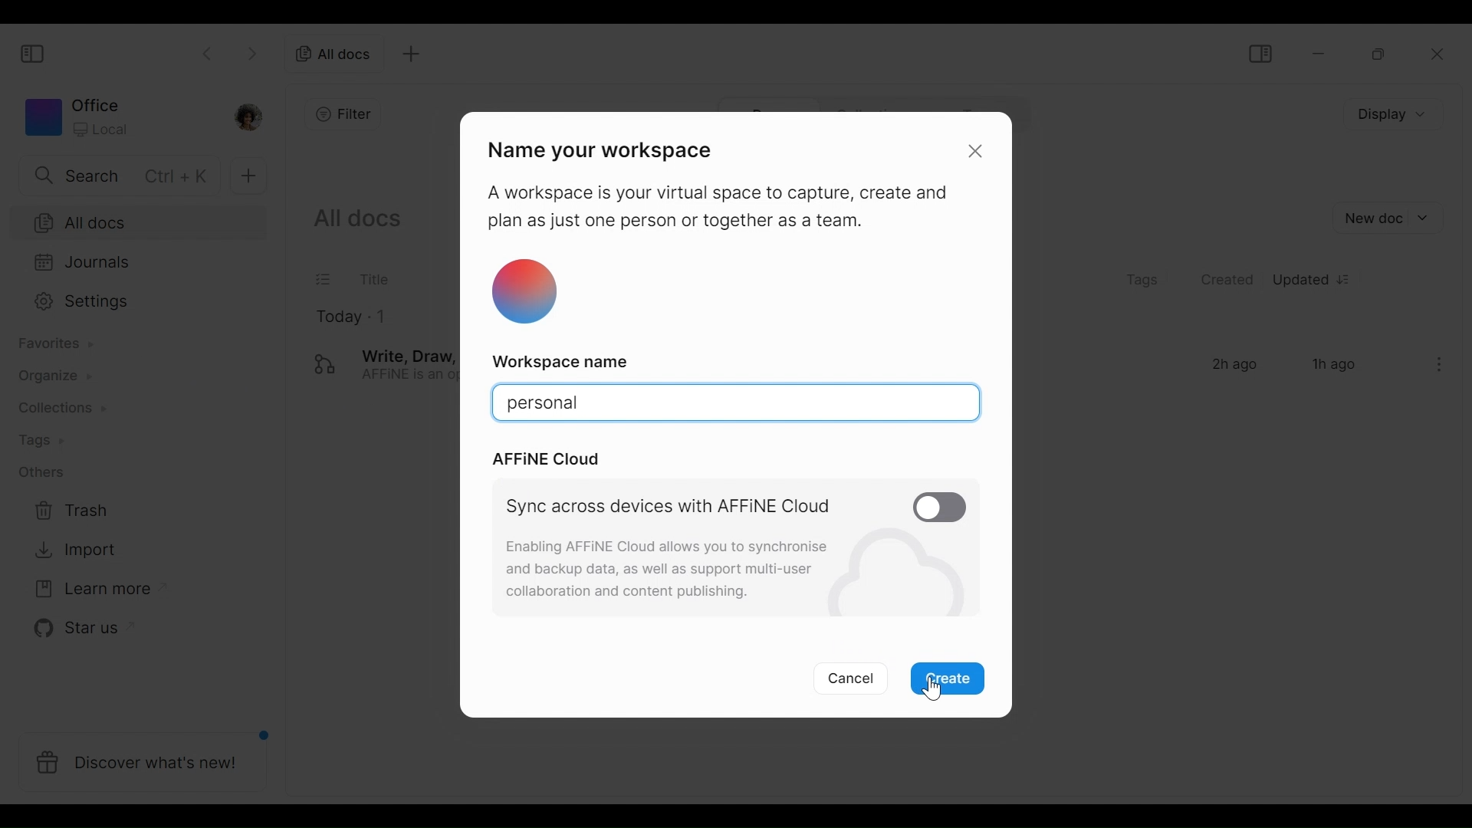  I want to click on Go forward, so click(251, 55).